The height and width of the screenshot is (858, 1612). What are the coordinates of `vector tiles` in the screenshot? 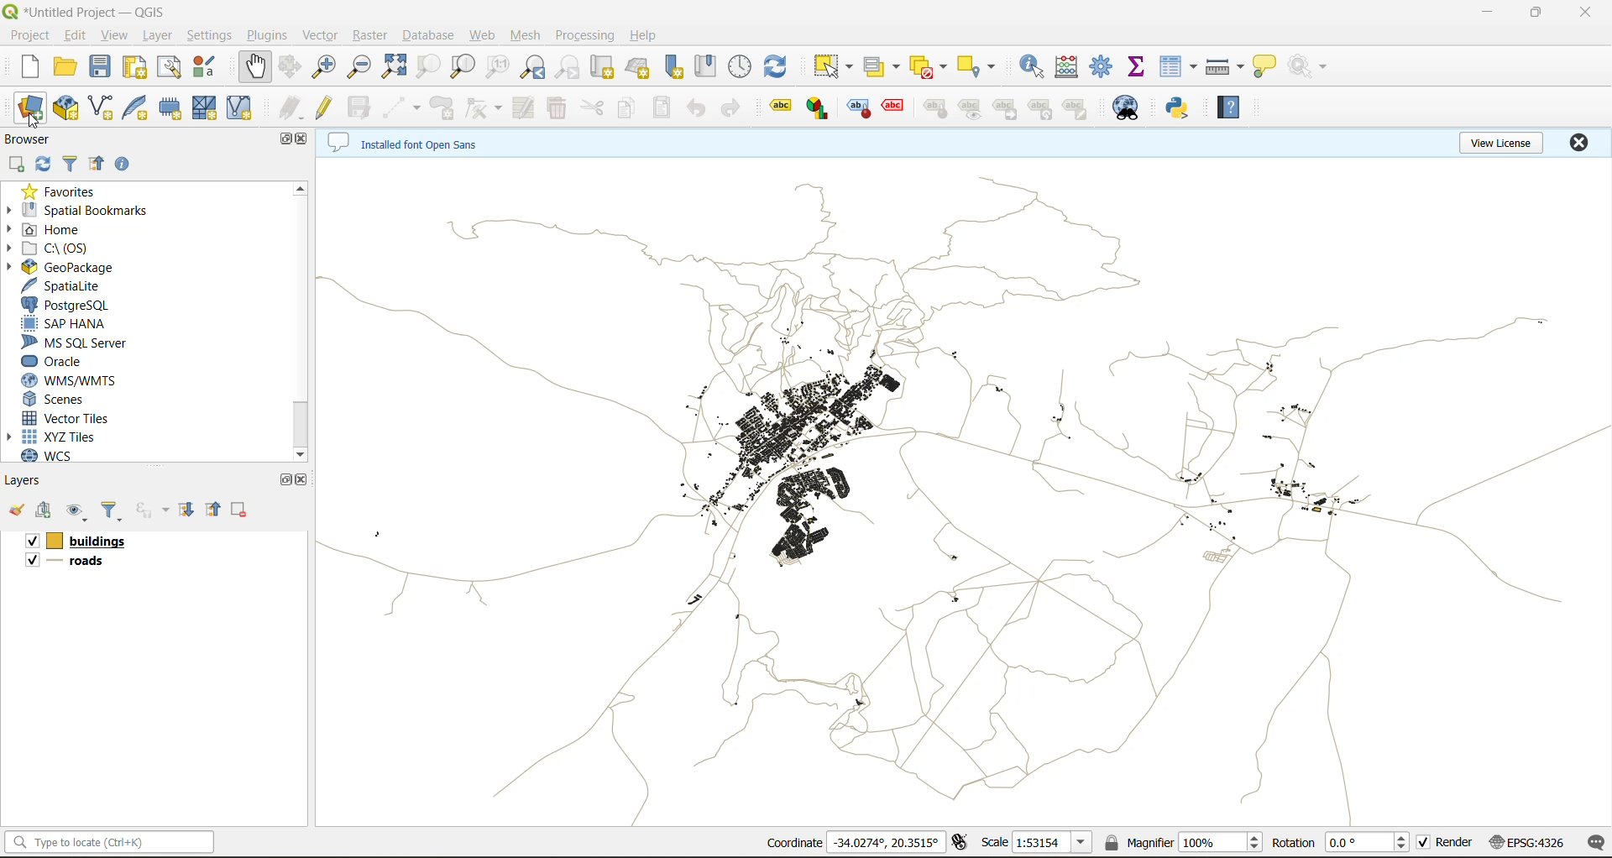 It's located at (70, 416).